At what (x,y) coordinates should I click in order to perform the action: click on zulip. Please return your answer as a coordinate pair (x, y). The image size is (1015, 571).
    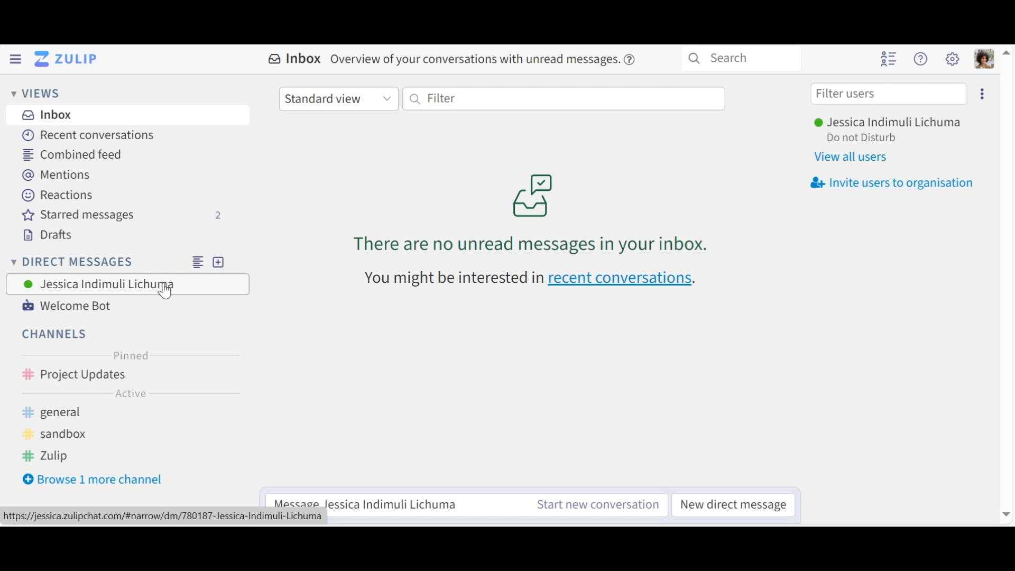
    Looking at the image, I should click on (51, 457).